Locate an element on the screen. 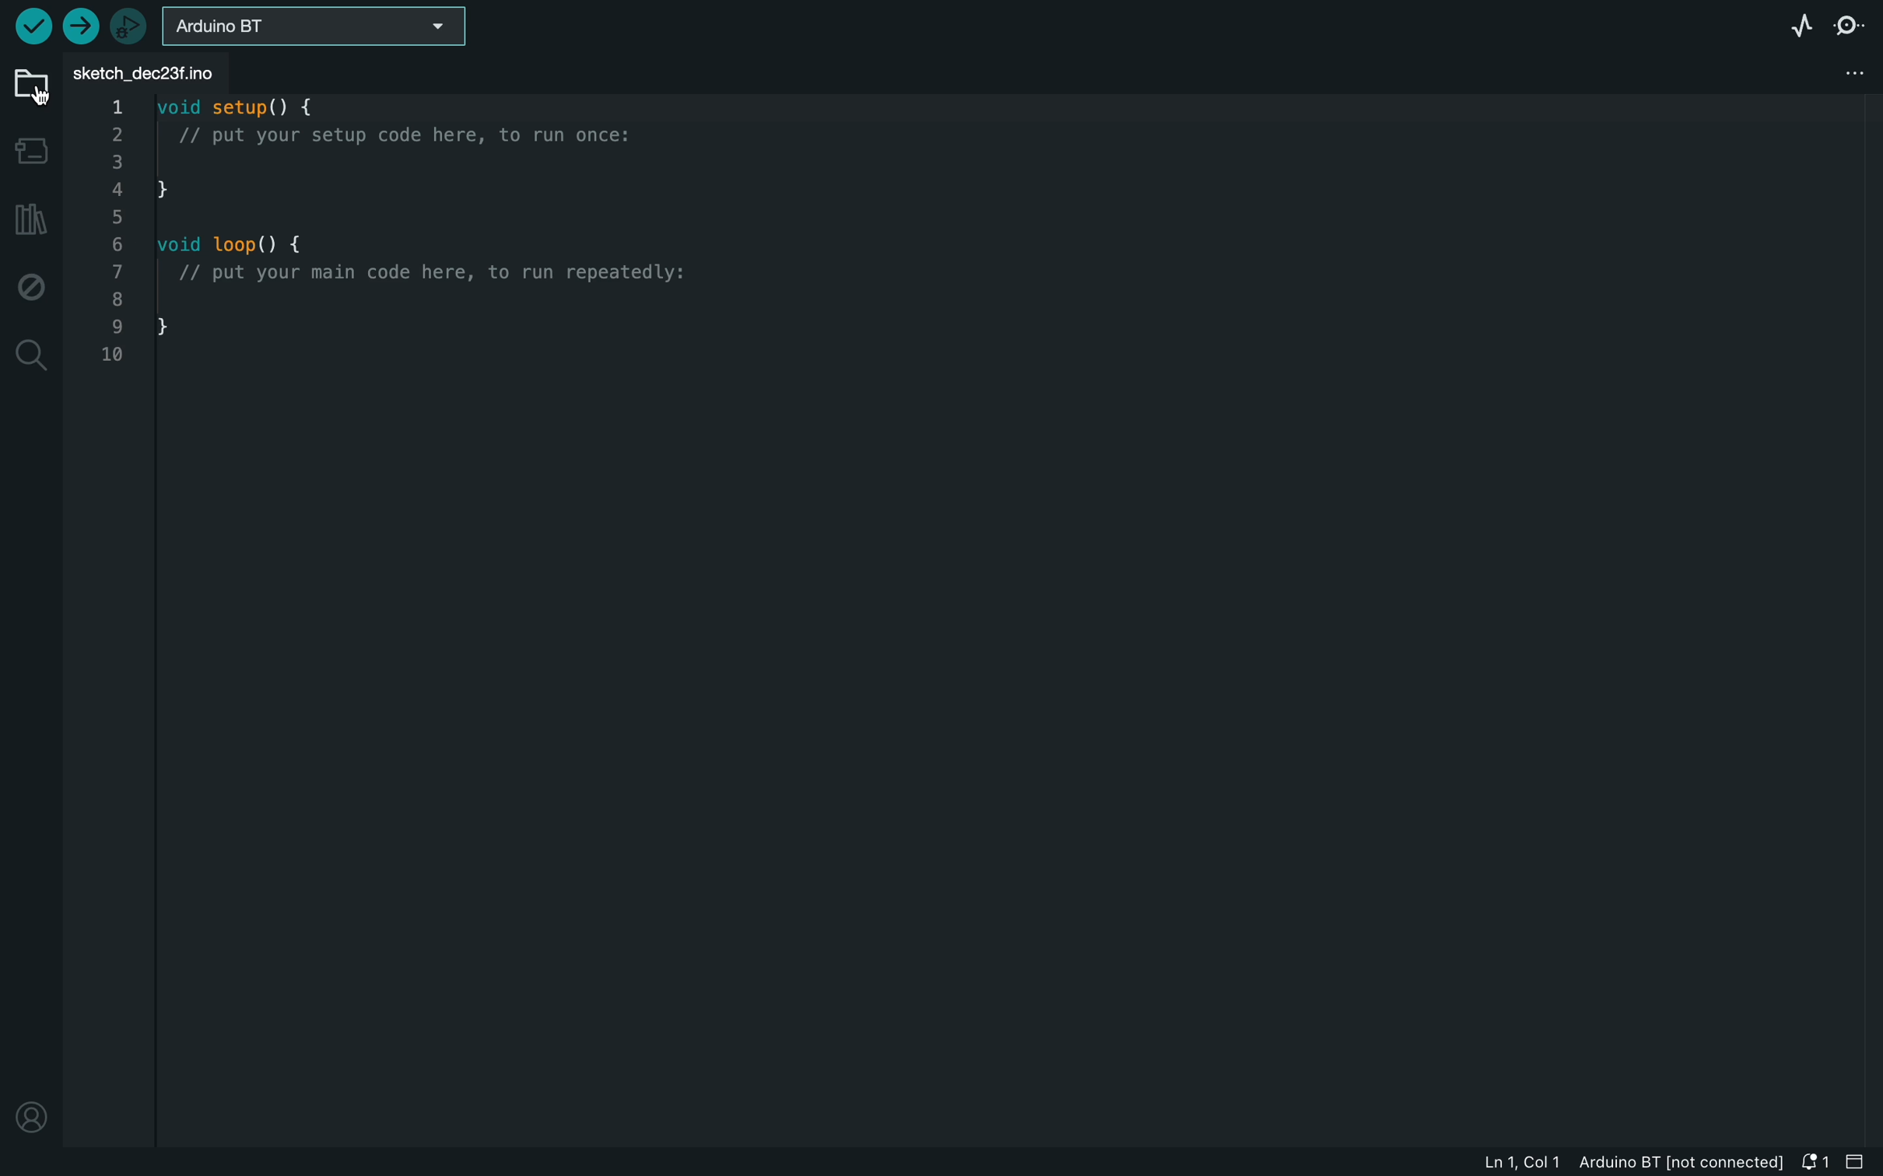 The width and height of the screenshot is (1883, 1176). notification is located at coordinates (1818, 1161).